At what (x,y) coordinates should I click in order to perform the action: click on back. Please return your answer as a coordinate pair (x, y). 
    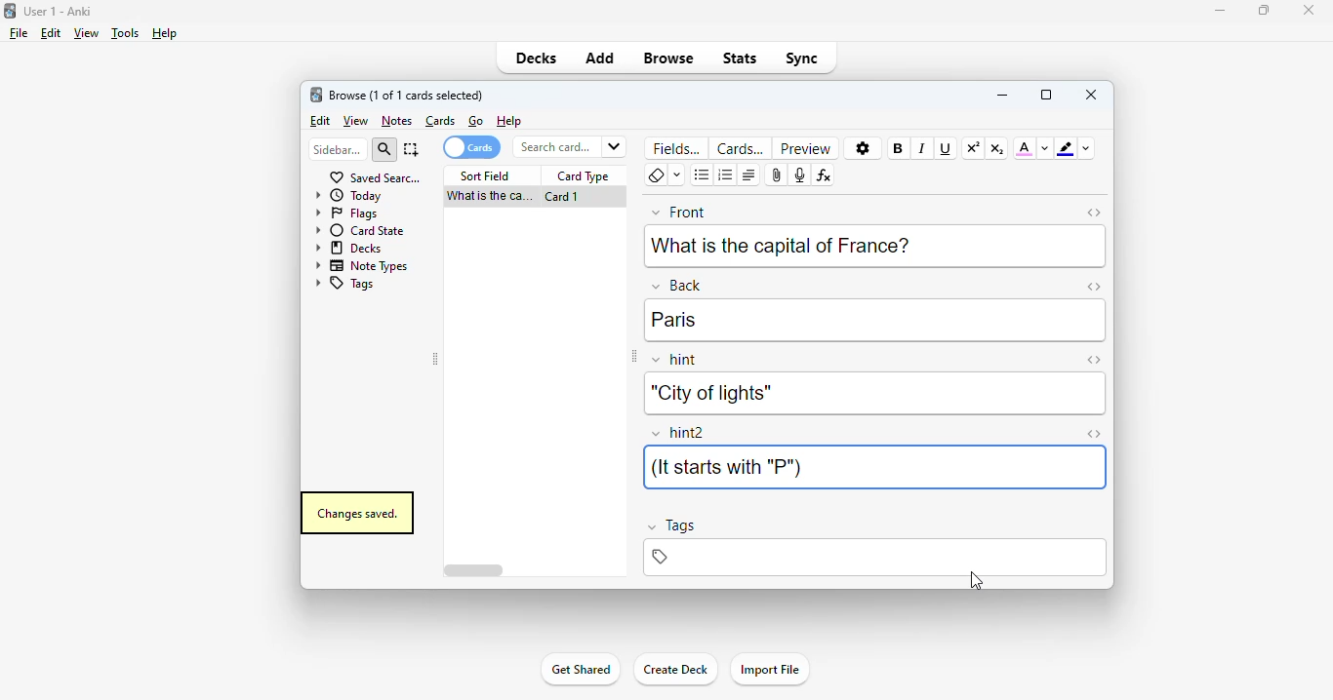
    Looking at the image, I should click on (676, 285).